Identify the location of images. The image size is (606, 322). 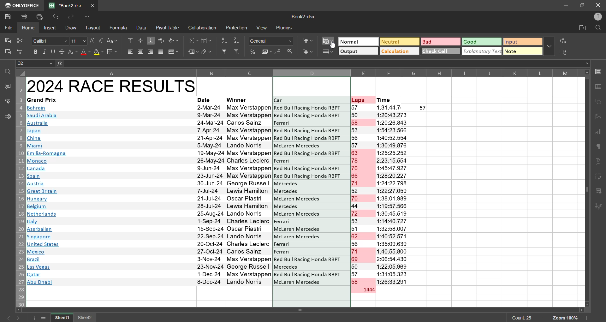
(599, 116).